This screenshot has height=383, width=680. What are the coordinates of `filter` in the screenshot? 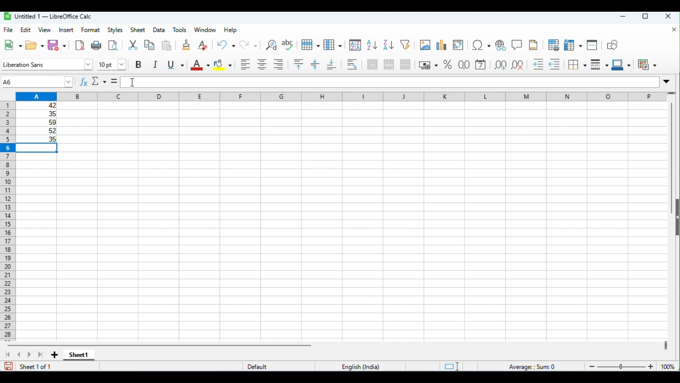 It's located at (405, 44).